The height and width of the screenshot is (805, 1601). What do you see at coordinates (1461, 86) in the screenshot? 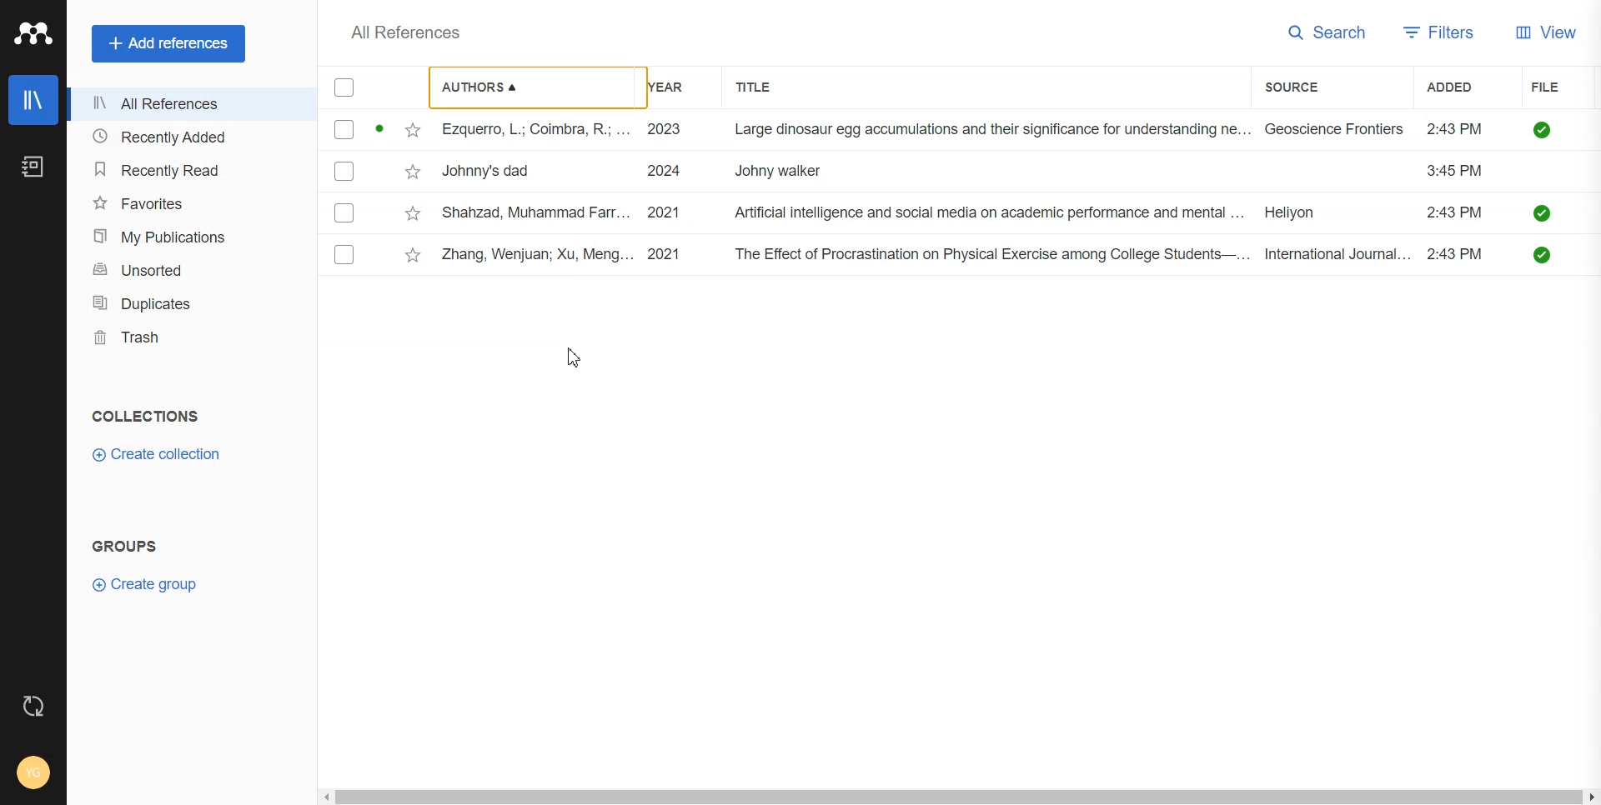
I see `Added` at bounding box center [1461, 86].